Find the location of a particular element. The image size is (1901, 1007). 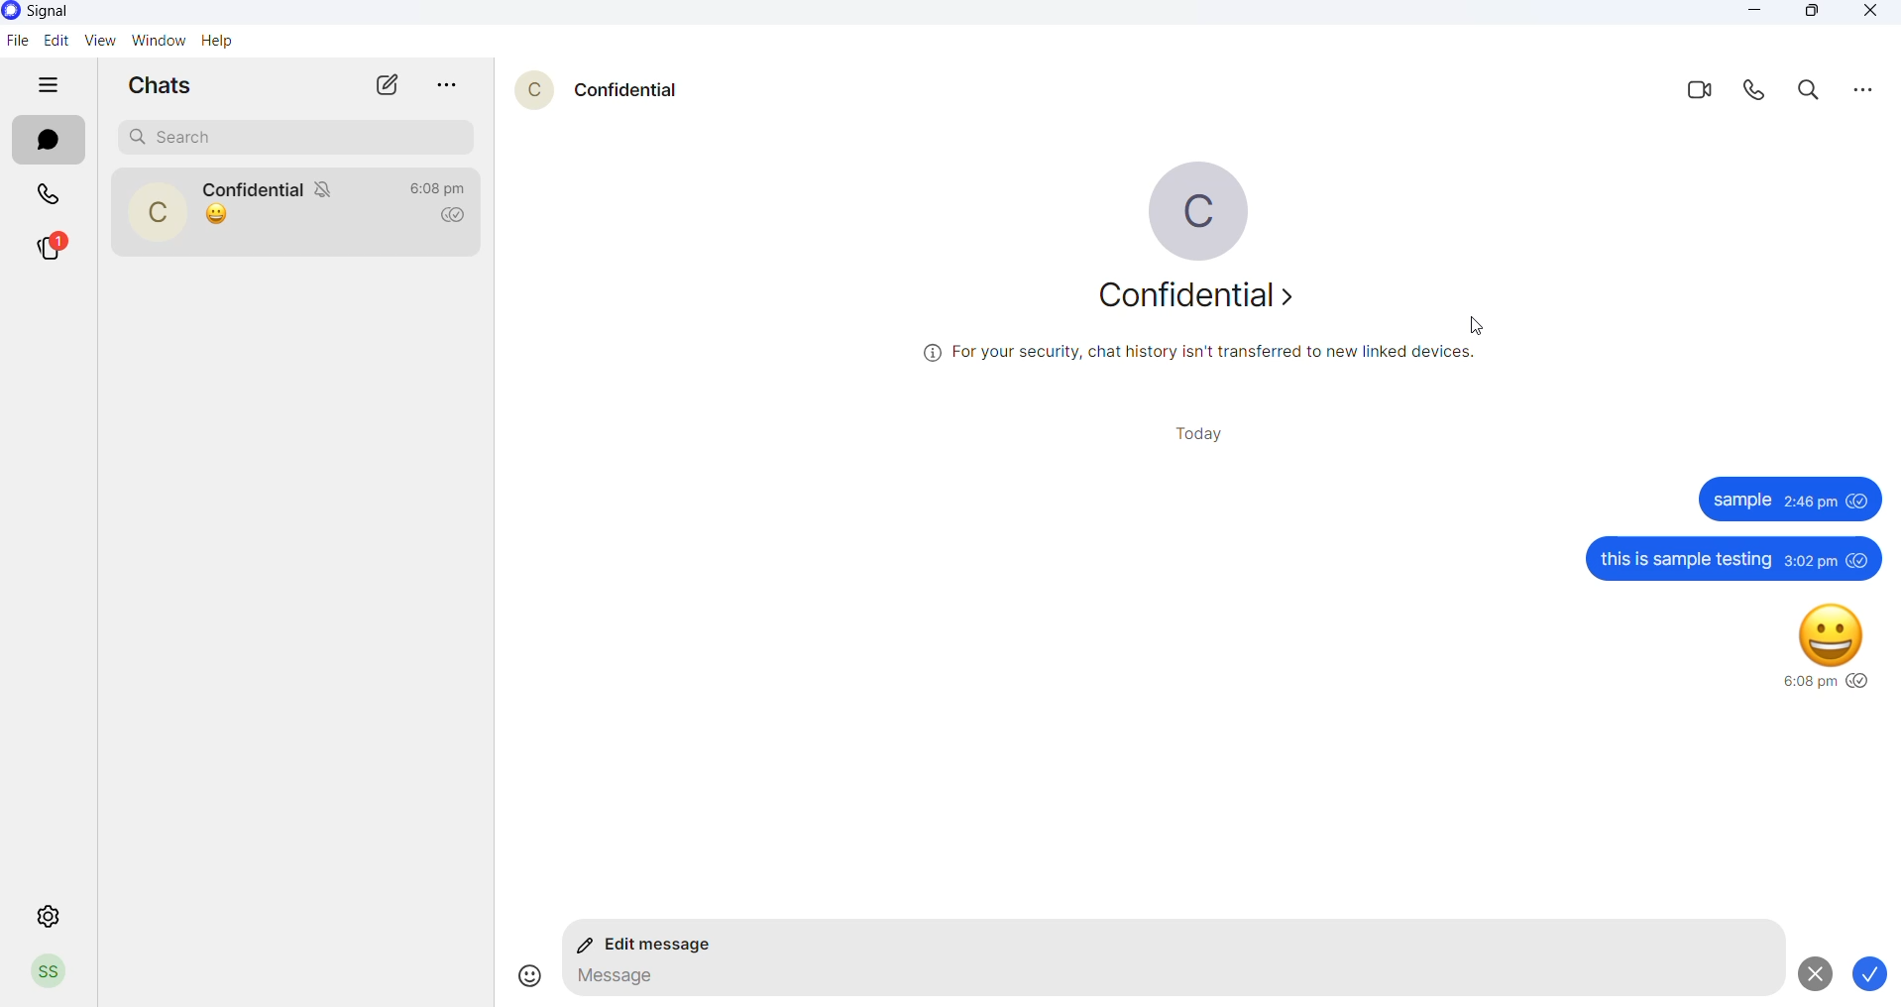

profile picture is located at coordinates (1184, 214).